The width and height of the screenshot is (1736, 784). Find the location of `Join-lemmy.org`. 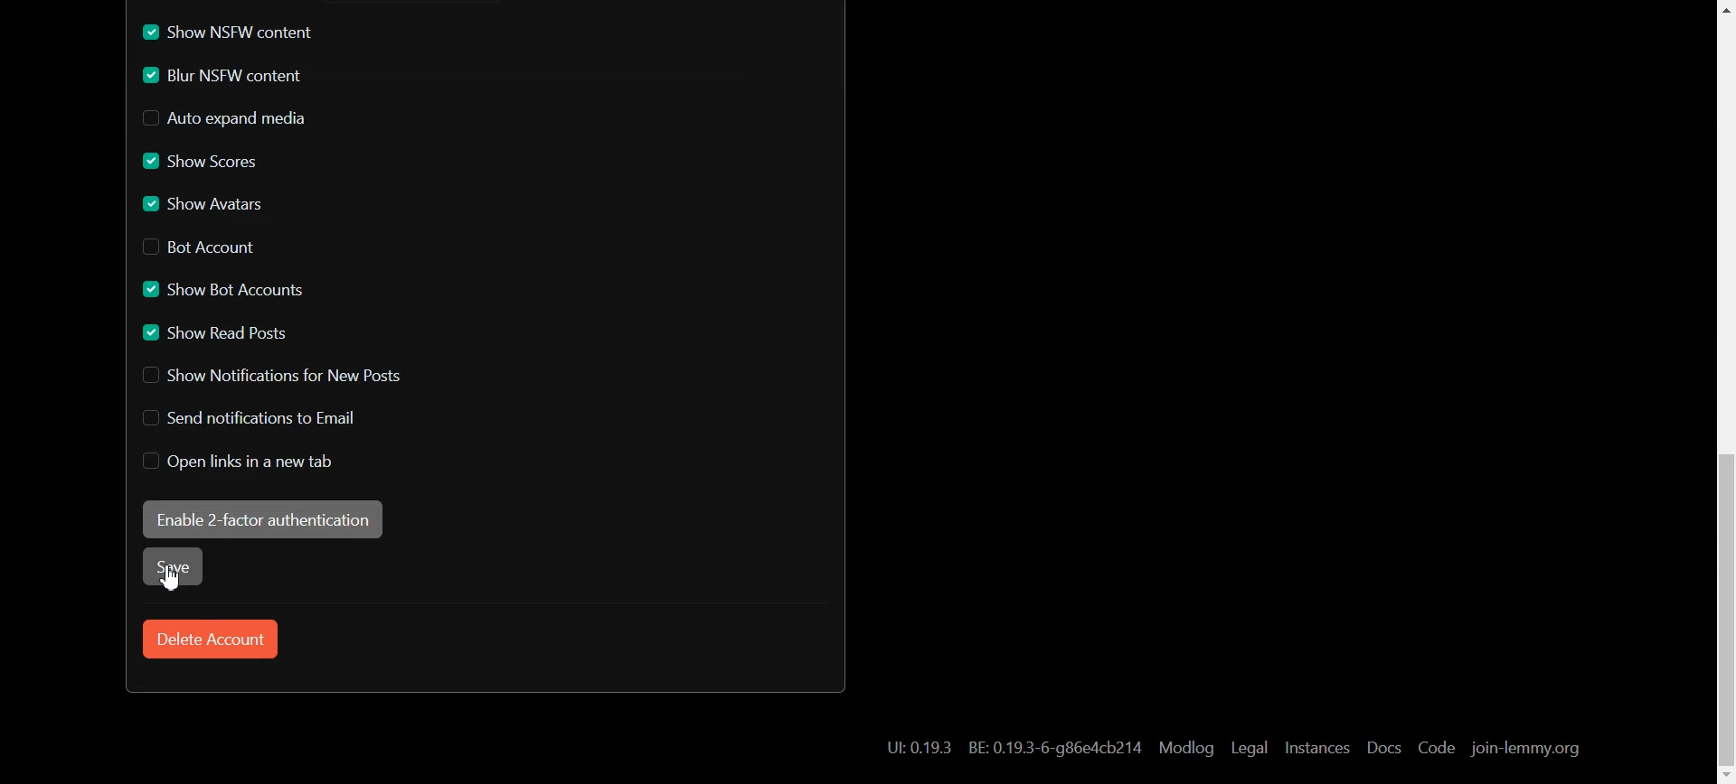

Join-lemmy.org is located at coordinates (1526, 748).